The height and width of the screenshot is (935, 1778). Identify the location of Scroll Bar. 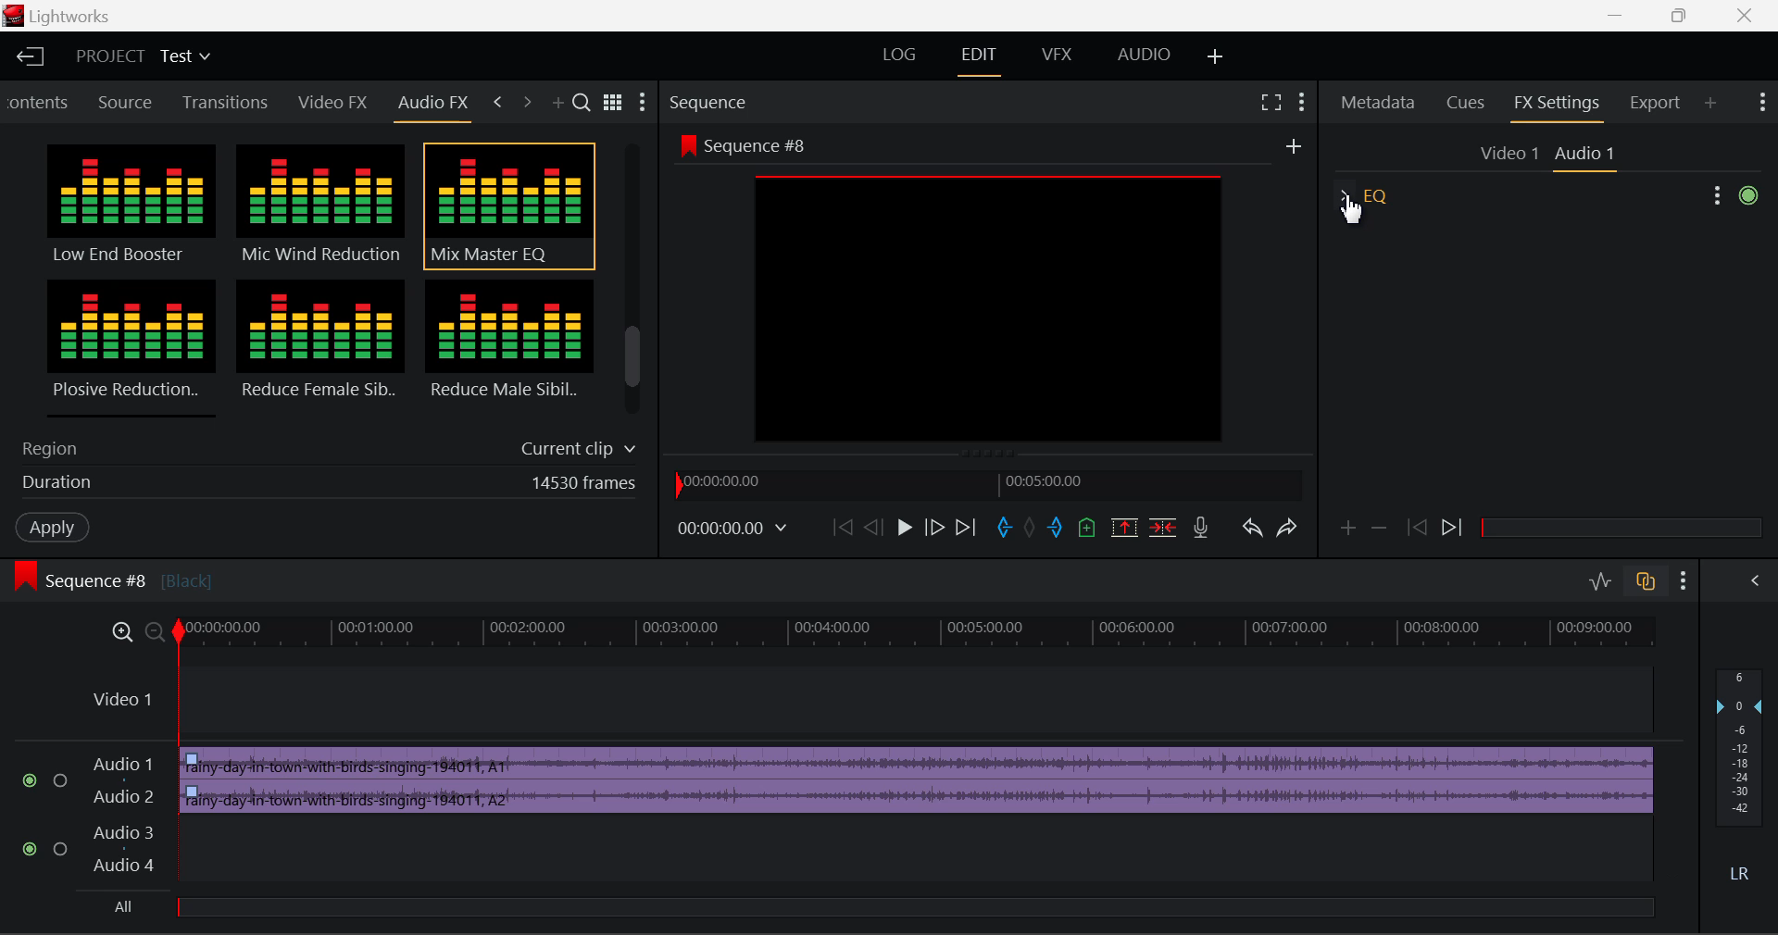
(633, 283).